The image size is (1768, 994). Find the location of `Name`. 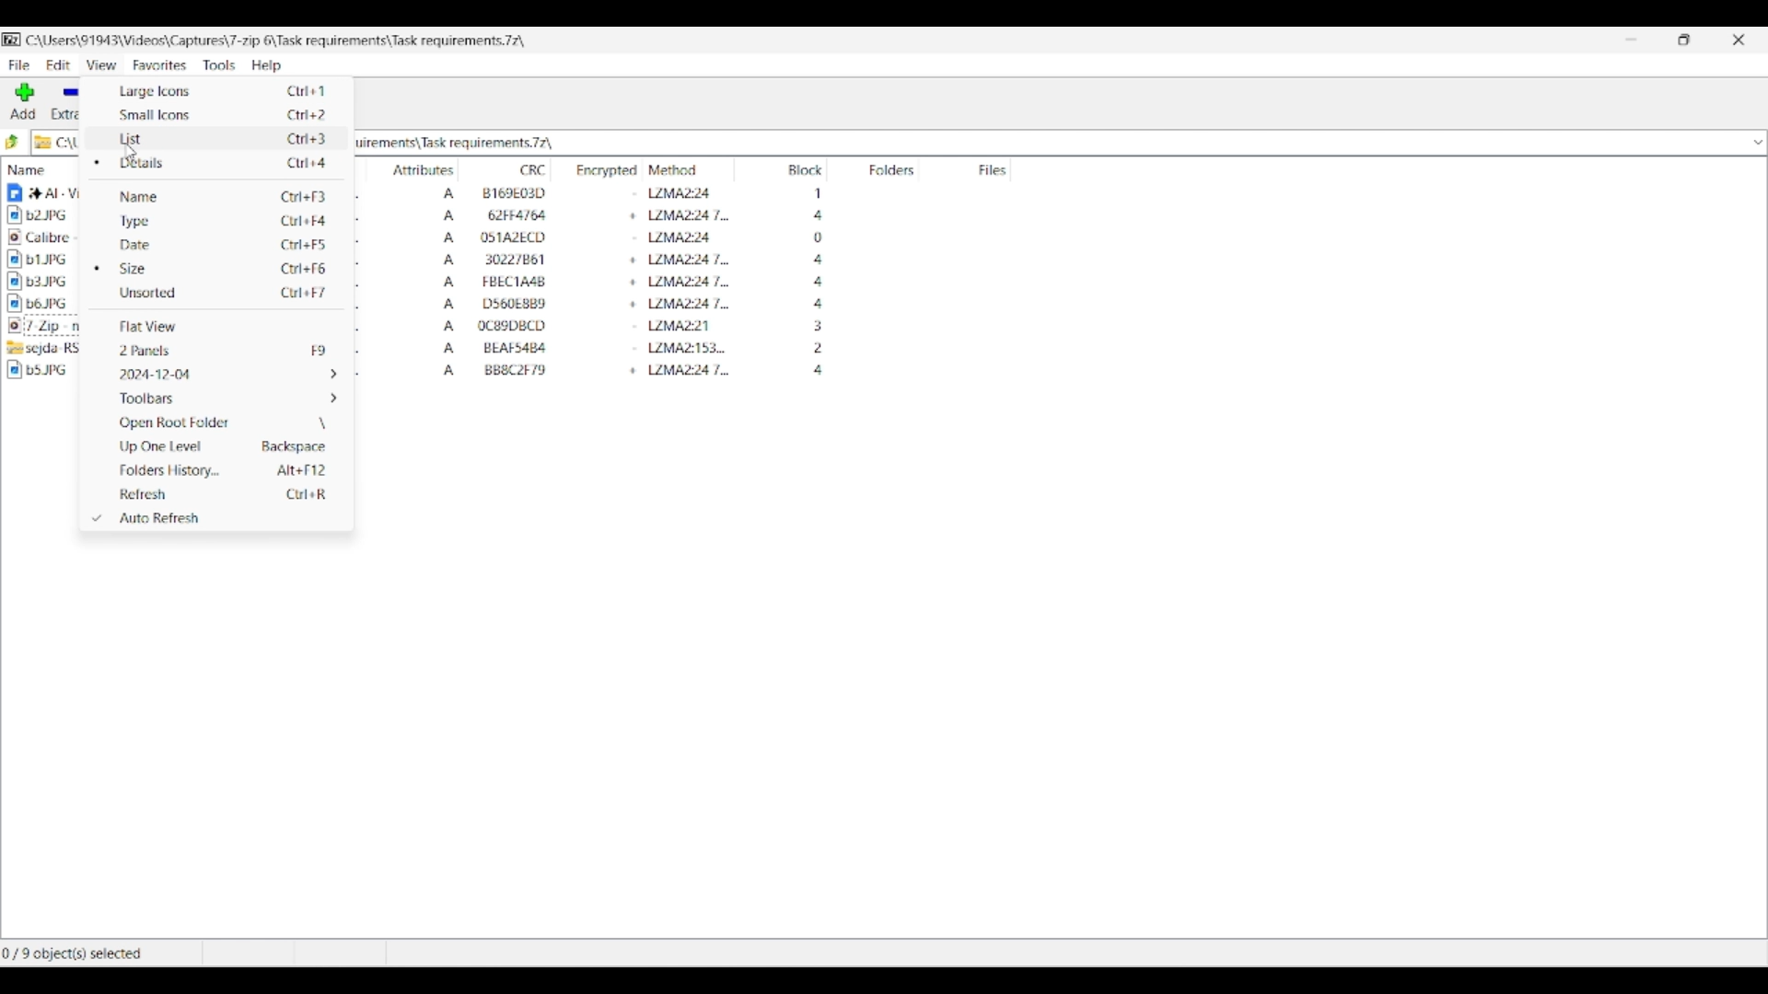

Name is located at coordinates (225, 196).